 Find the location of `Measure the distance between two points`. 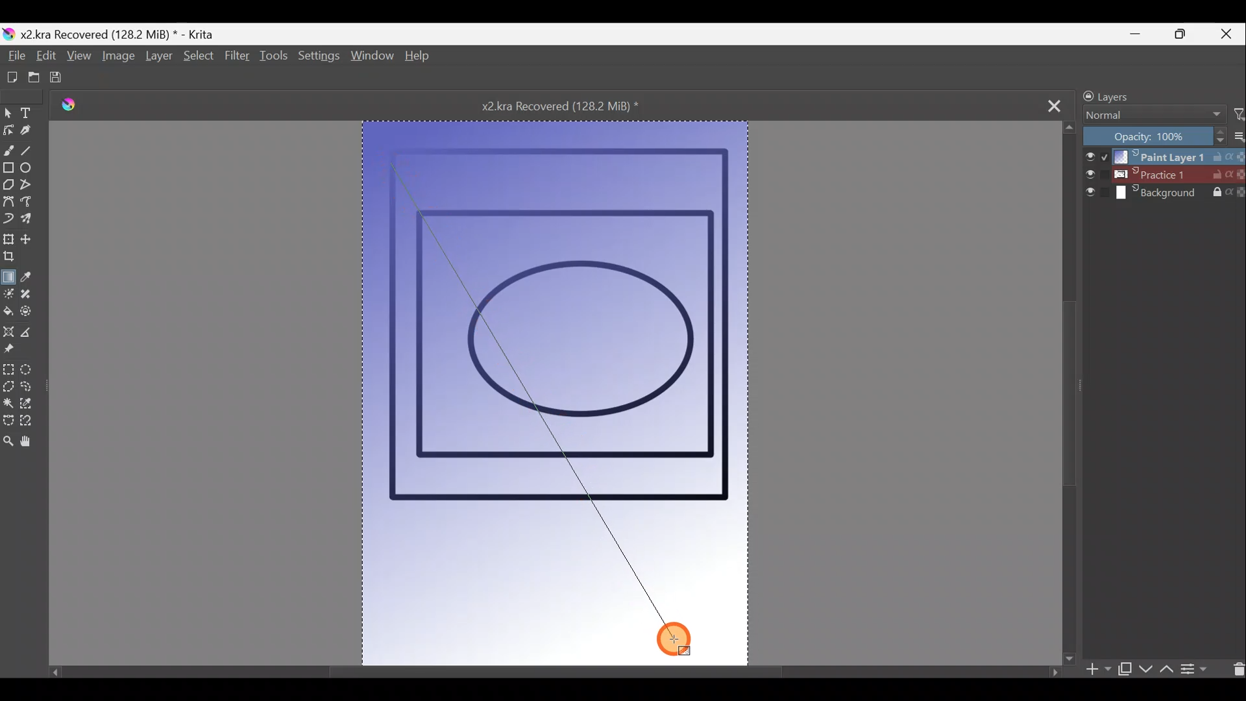

Measure the distance between two points is located at coordinates (32, 336).